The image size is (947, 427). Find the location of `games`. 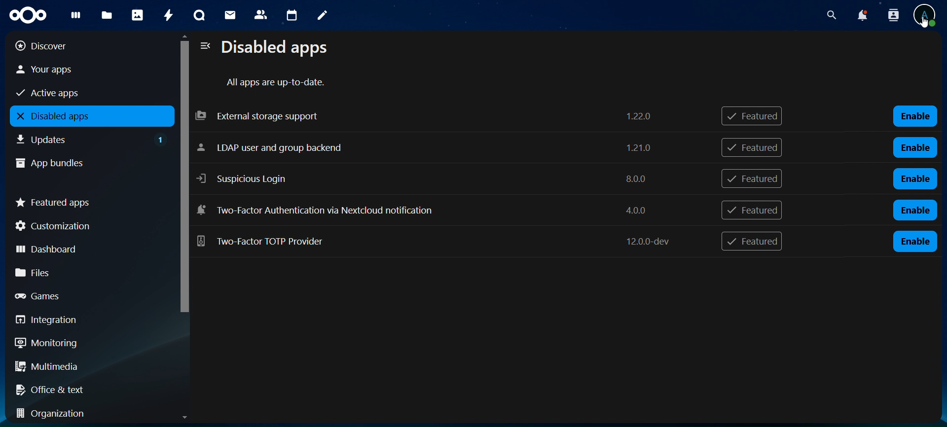

games is located at coordinates (85, 295).